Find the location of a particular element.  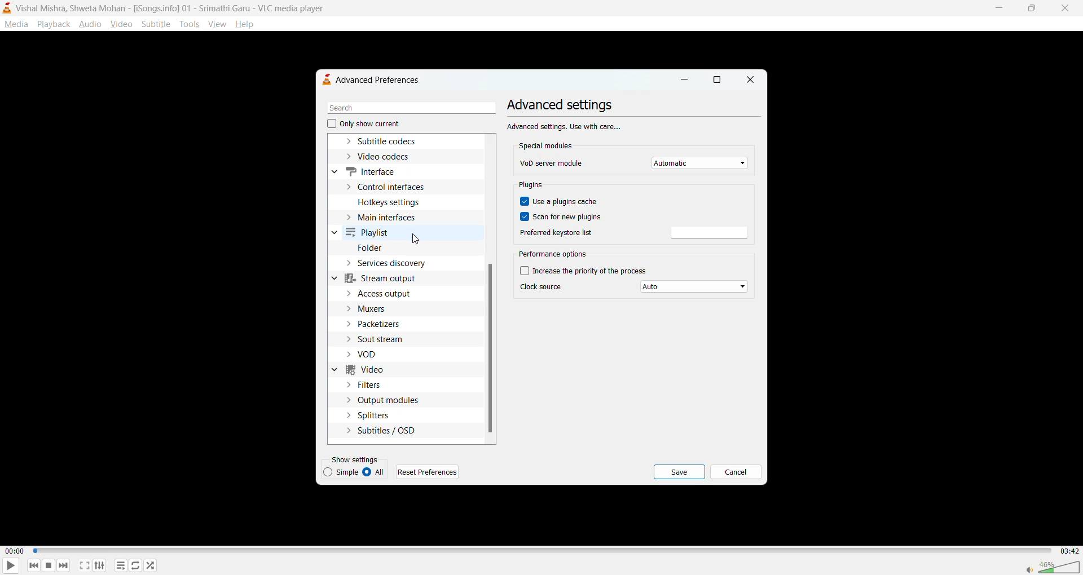

packetizers is located at coordinates (381, 324).